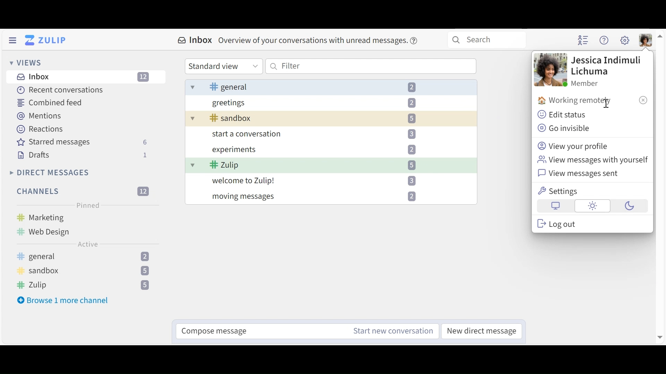 The height and width of the screenshot is (374, 666). Describe the element at coordinates (239, 197) in the screenshot. I see `moving messages` at that location.